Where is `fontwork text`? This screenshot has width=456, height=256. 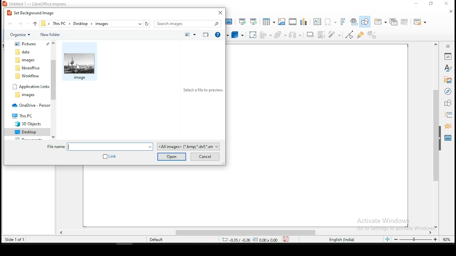
fontwork text is located at coordinates (342, 21).